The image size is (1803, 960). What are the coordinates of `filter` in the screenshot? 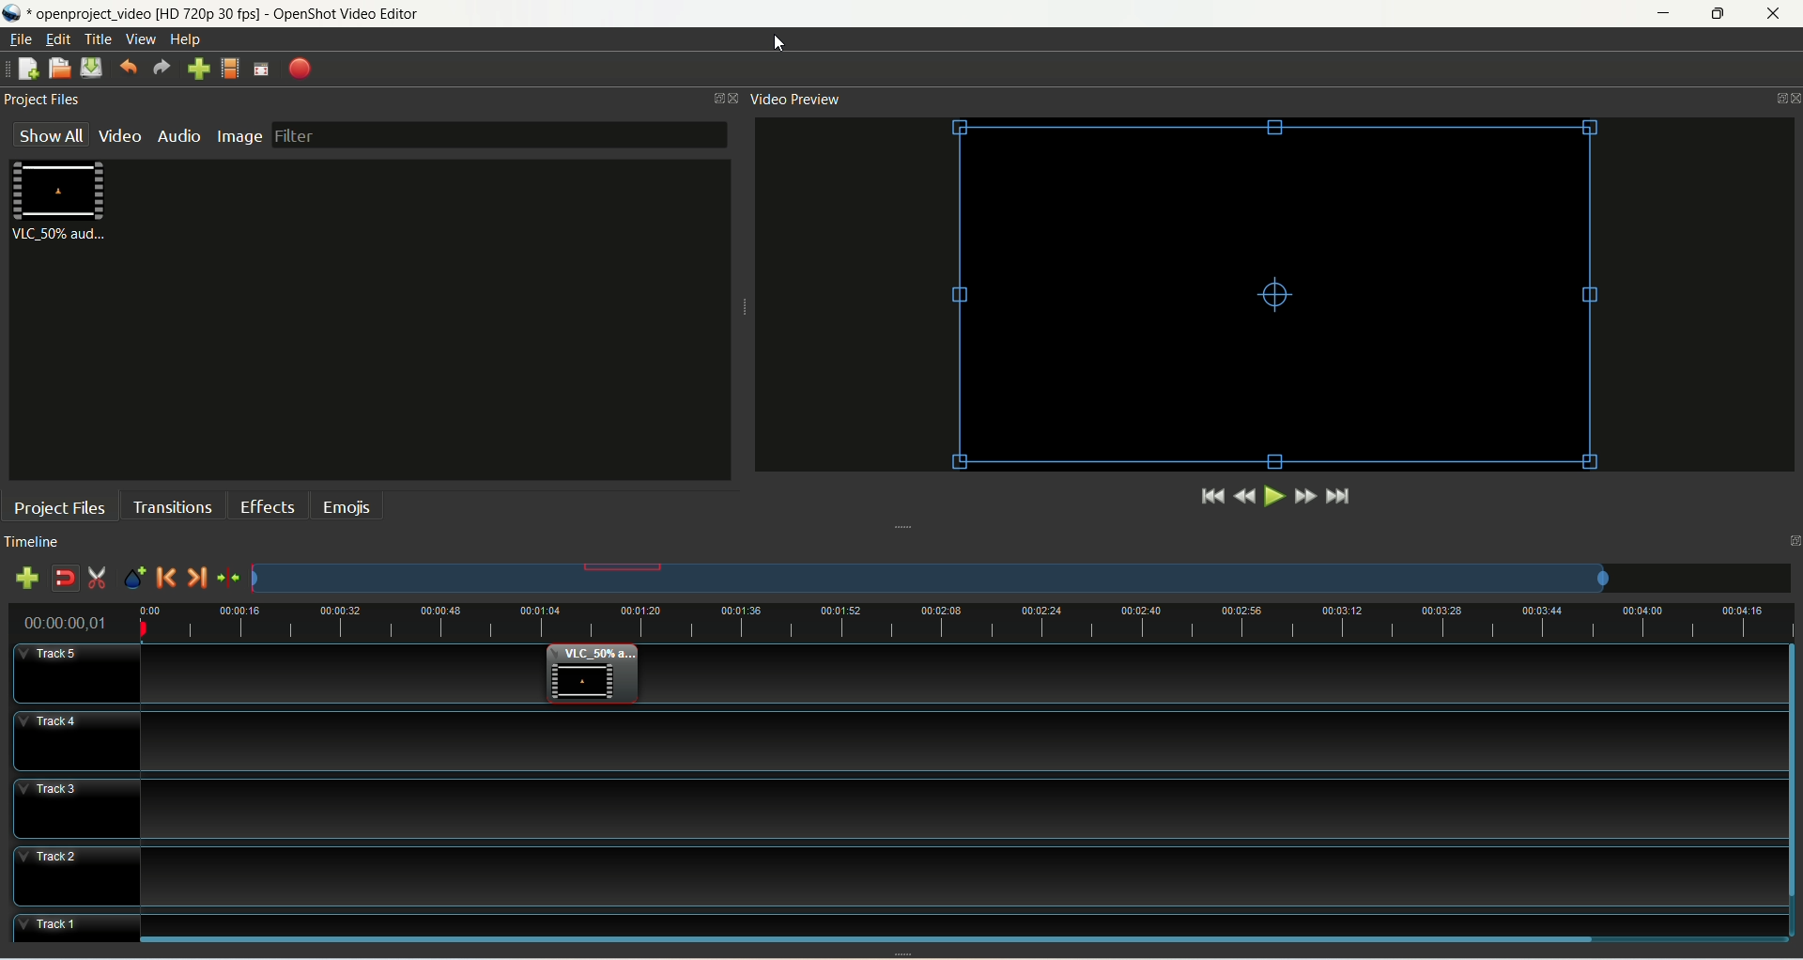 It's located at (500, 136).